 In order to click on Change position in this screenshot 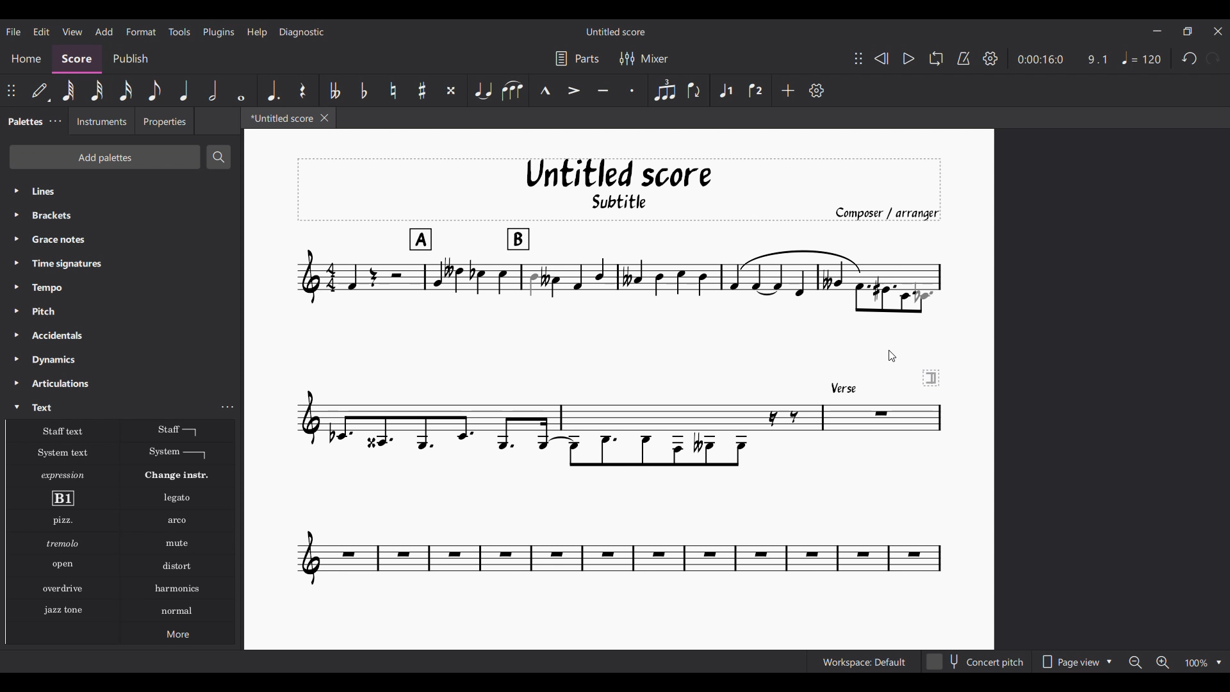, I will do `click(858, 58)`.